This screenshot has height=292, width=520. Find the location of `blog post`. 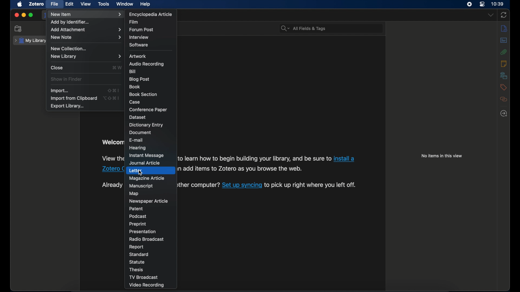

blog post is located at coordinates (140, 79).